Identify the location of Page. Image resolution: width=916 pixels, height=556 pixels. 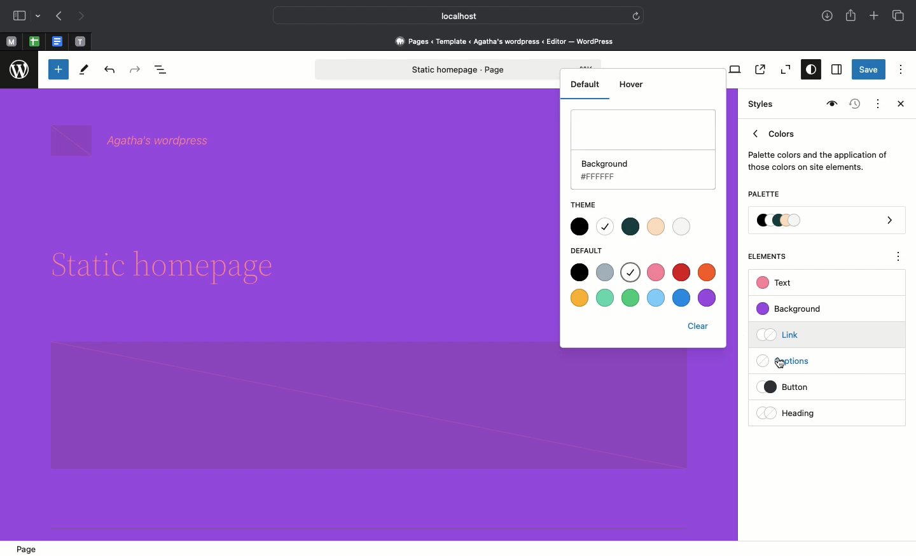
(437, 69).